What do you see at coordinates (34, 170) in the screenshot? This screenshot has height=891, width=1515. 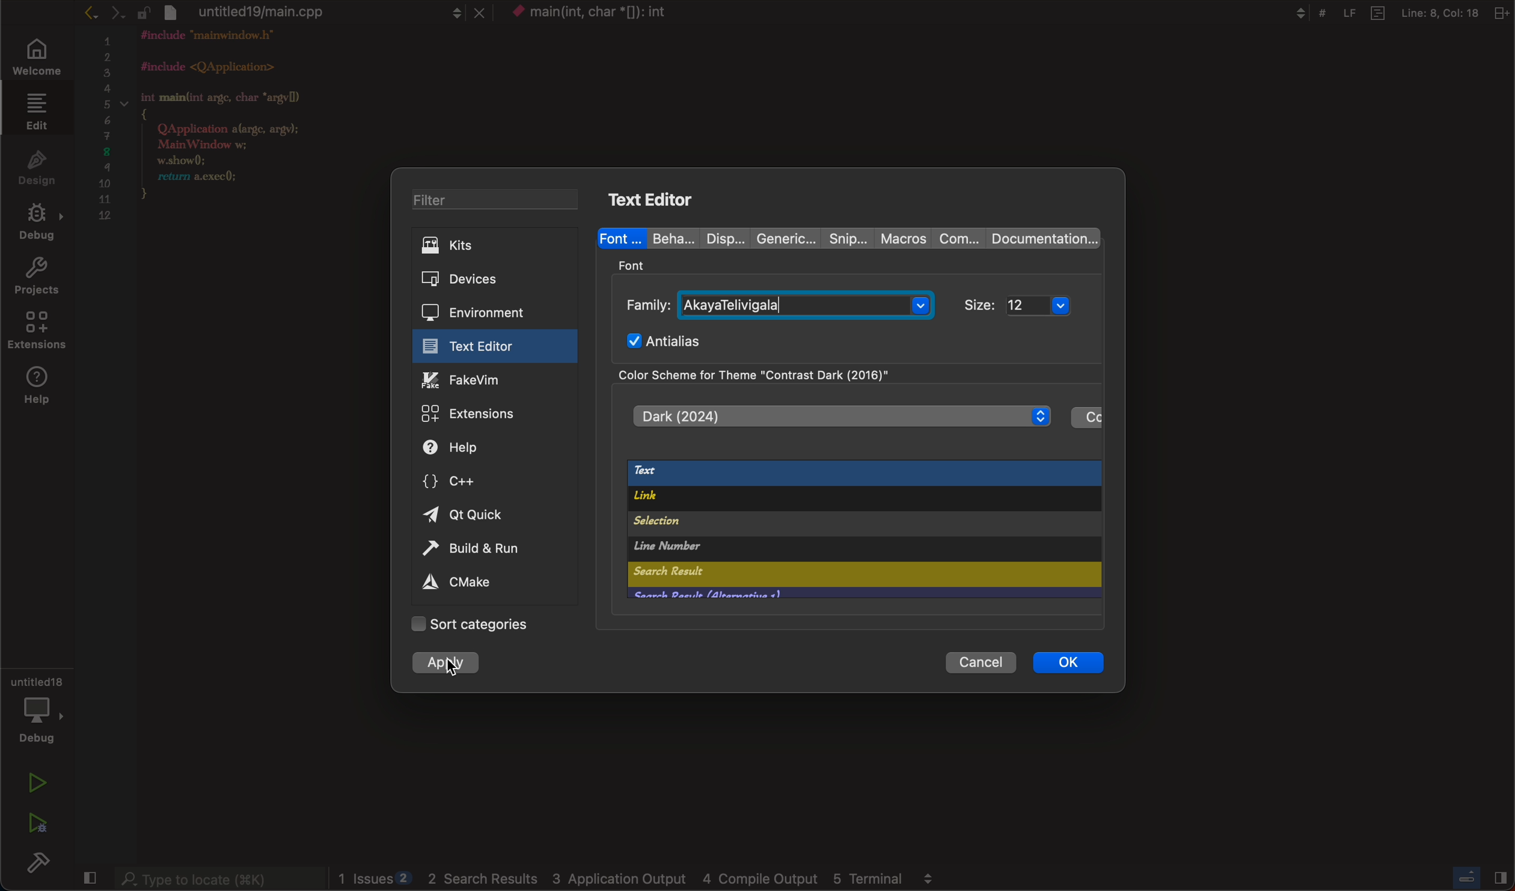 I see `design` at bounding box center [34, 170].